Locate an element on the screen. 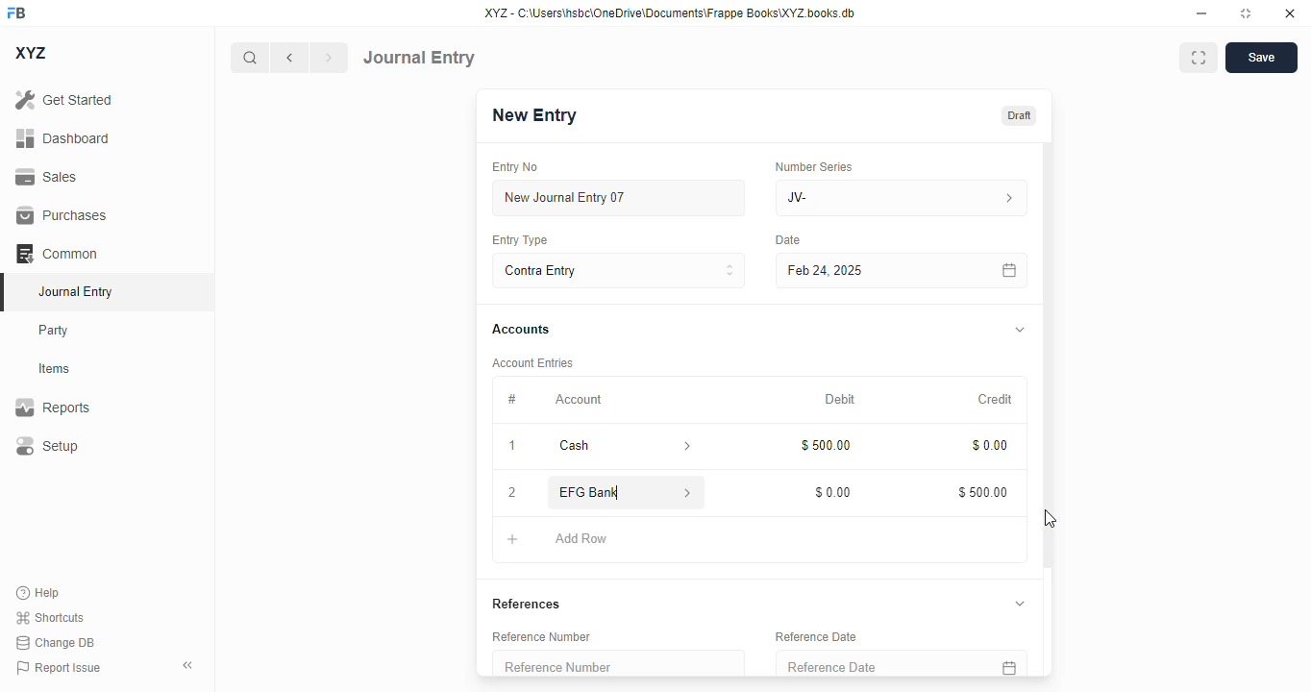 This screenshot has height=692, width=1311. cursor - mouse down is located at coordinates (1050, 519).